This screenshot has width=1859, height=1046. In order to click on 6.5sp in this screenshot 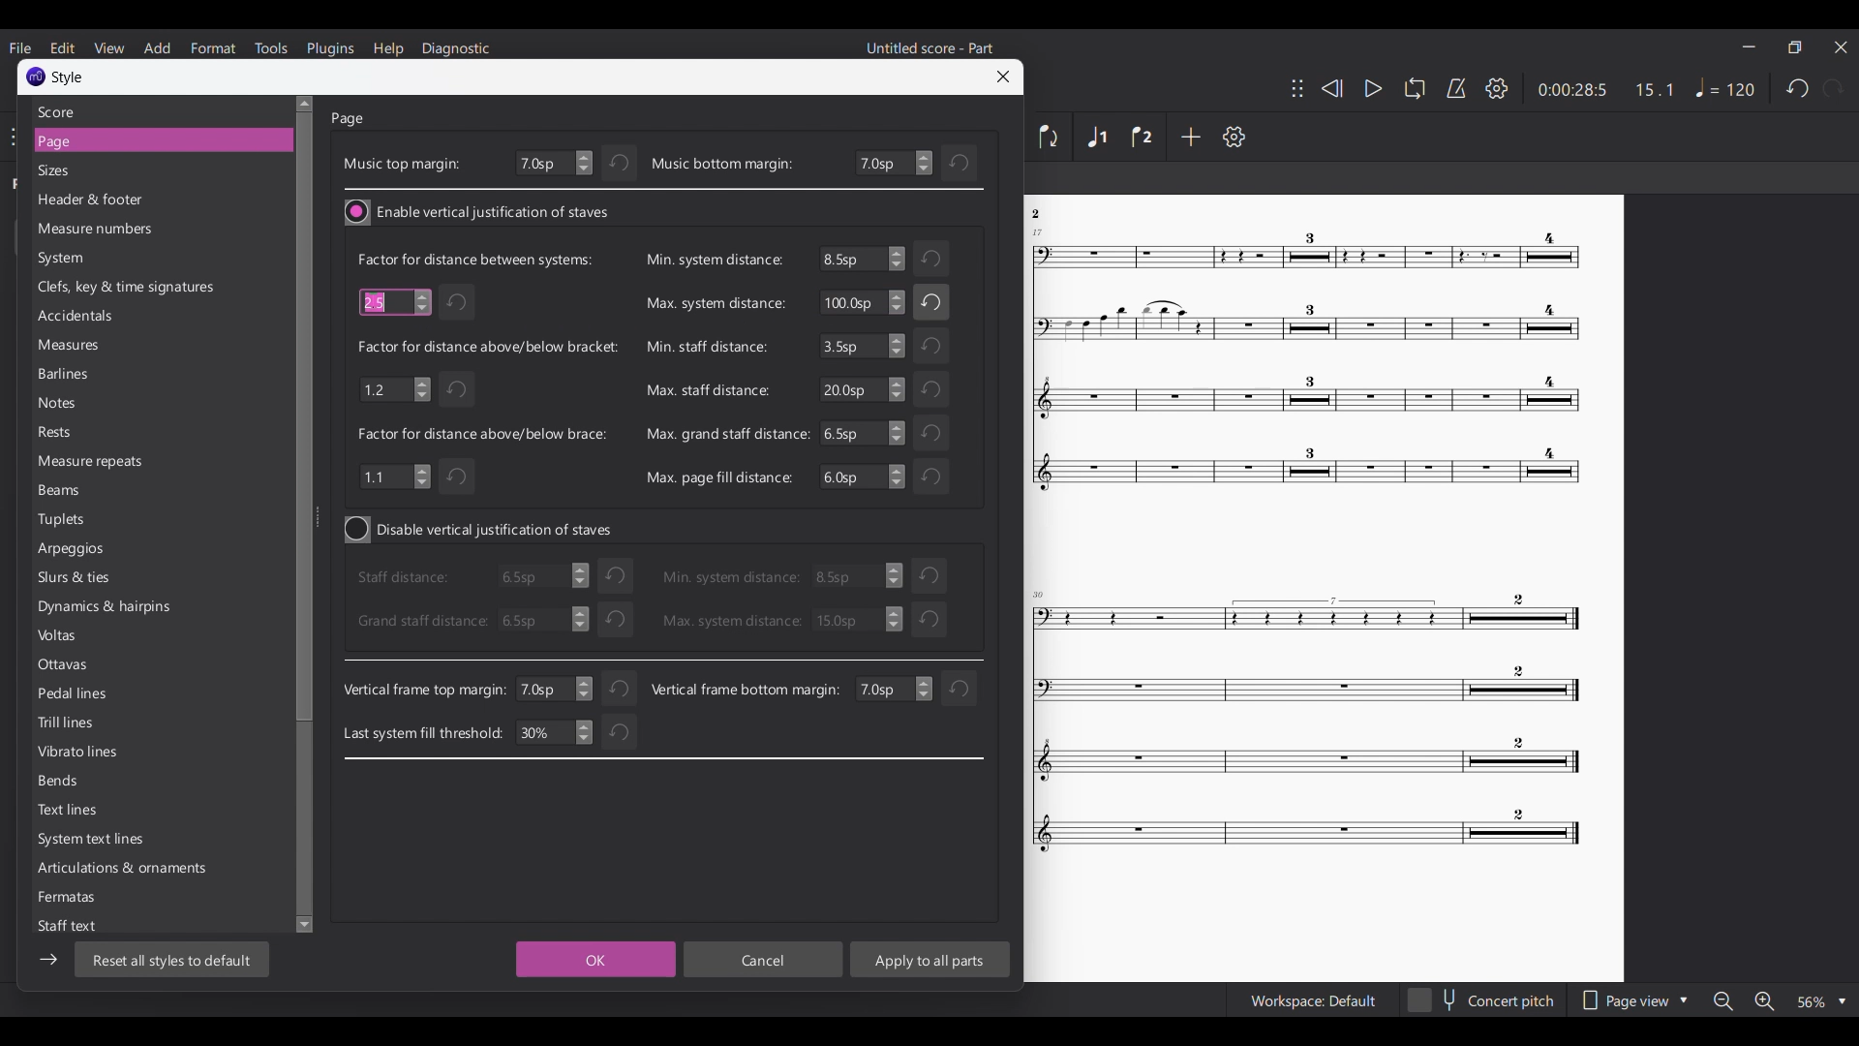, I will do `click(540, 620)`.